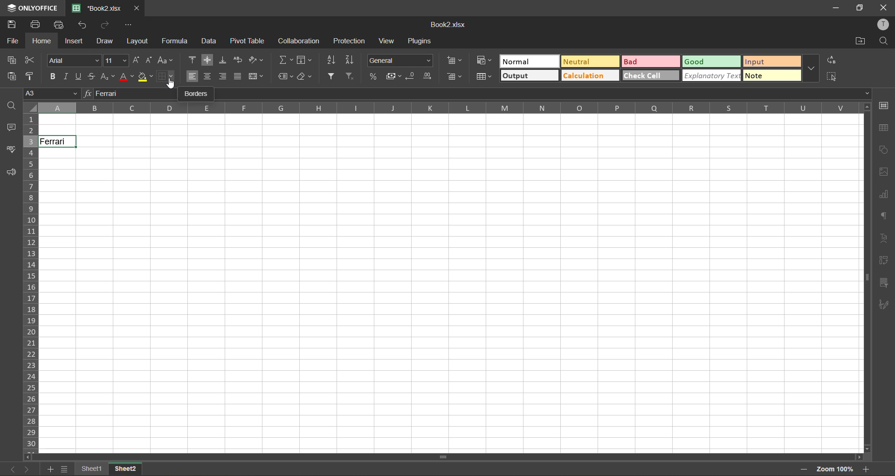  What do you see at coordinates (884, 303) in the screenshot?
I see `signature` at bounding box center [884, 303].